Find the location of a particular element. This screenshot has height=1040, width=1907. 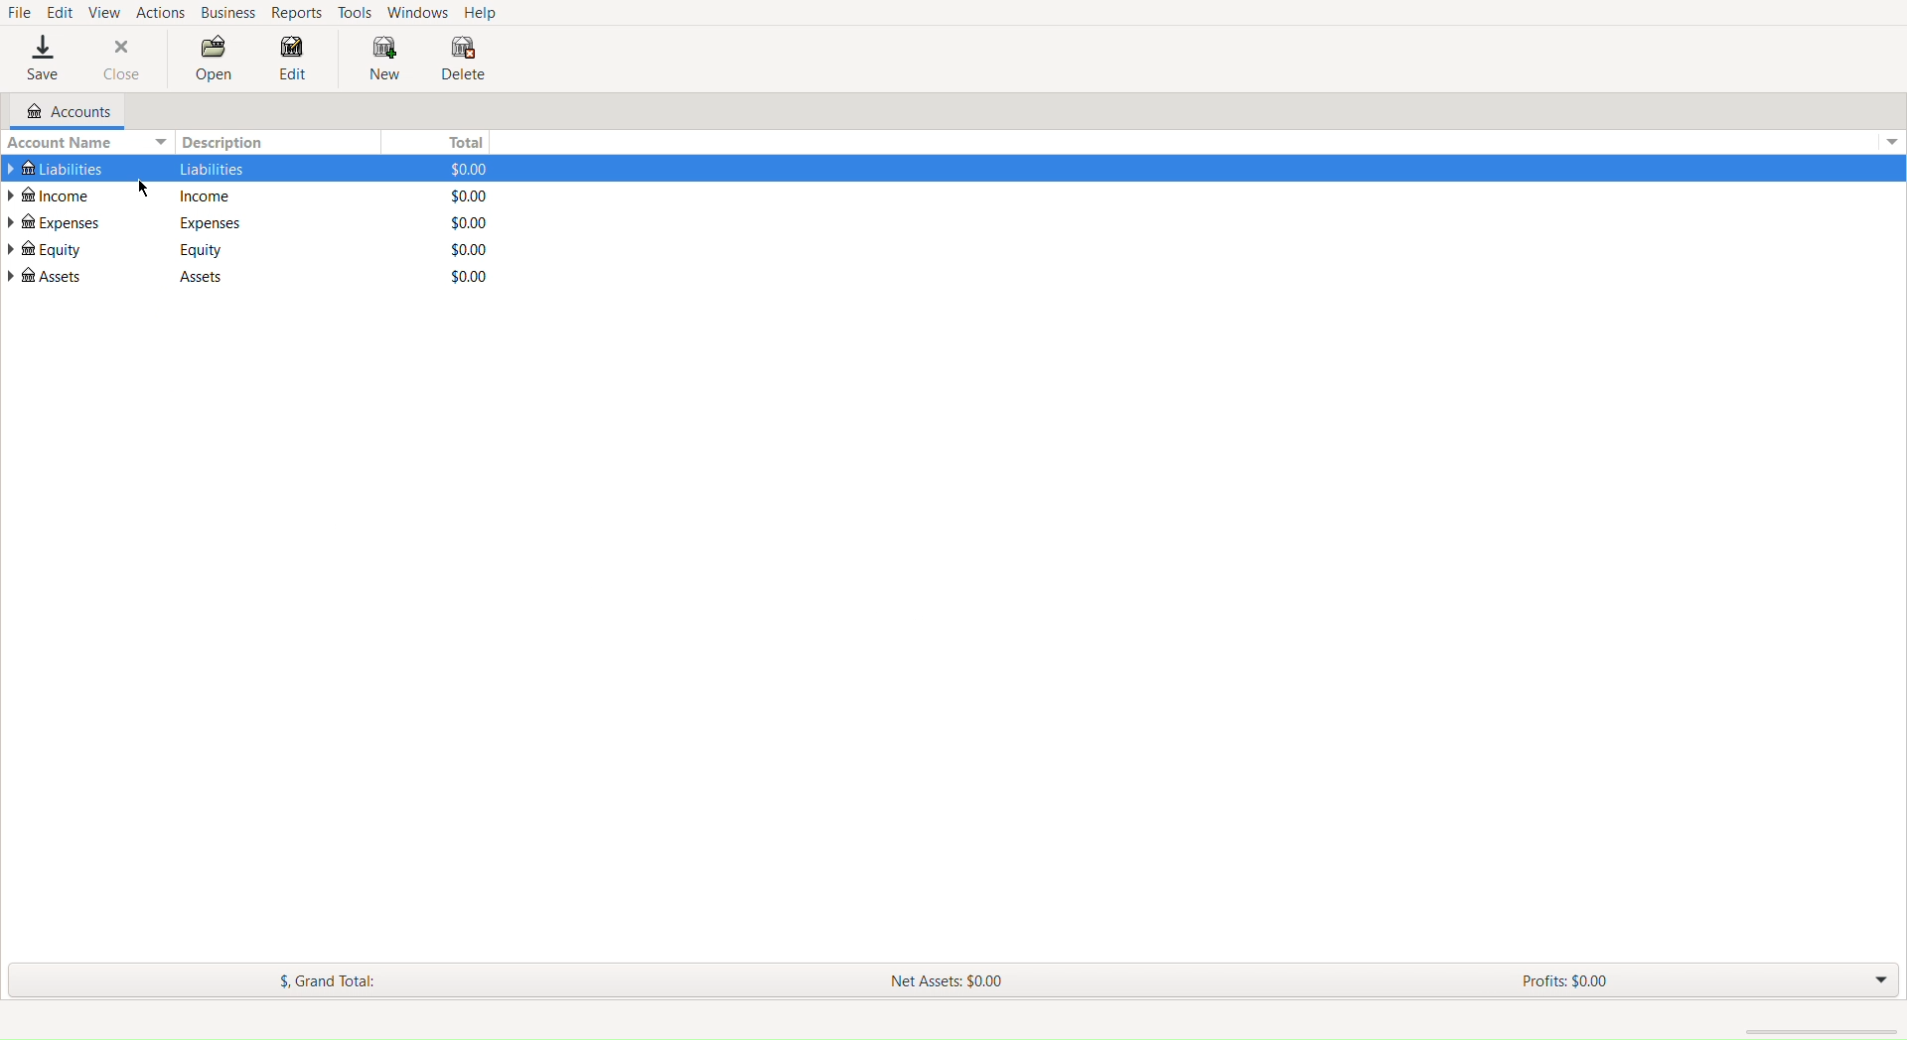

Account Name is located at coordinates (88, 145).